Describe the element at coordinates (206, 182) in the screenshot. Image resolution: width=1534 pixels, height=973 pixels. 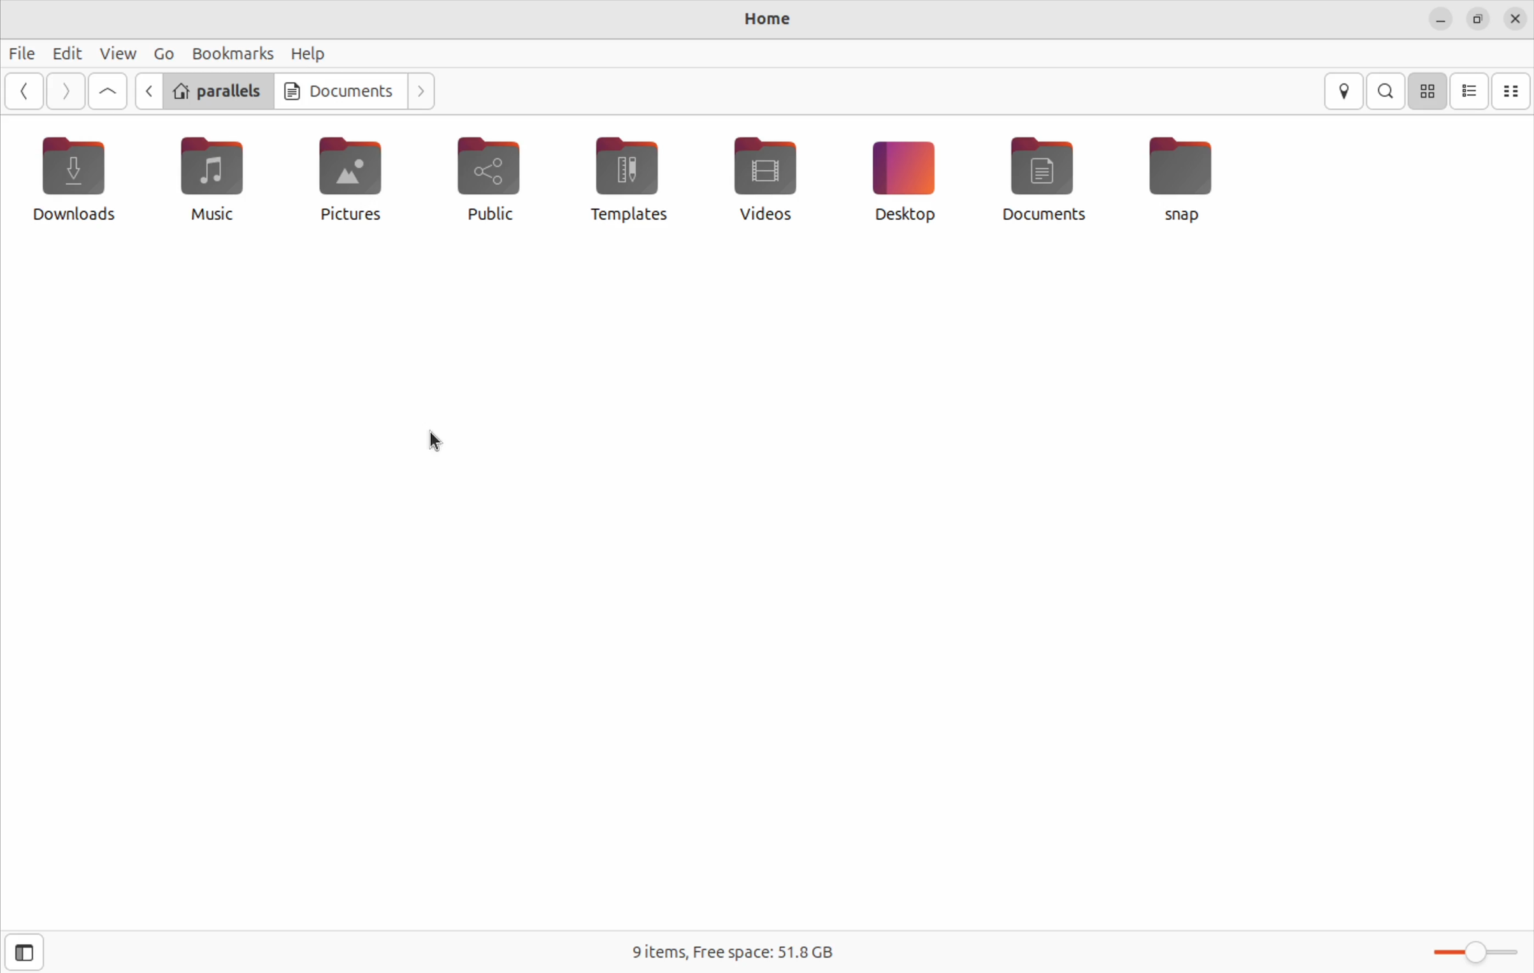
I see `music` at that location.